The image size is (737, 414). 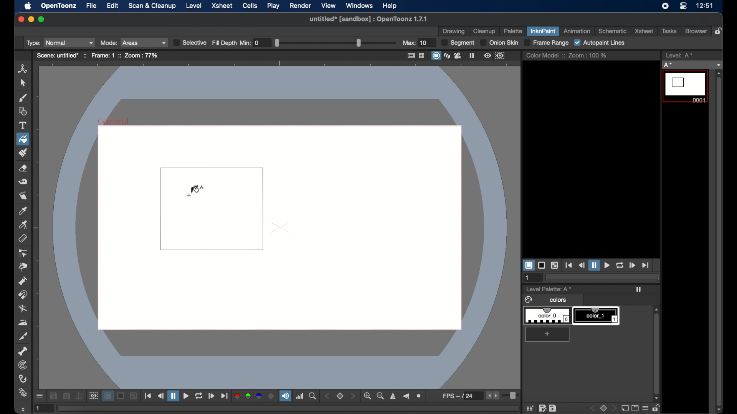 What do you see at coordinates (691, 65) in the screenshot?
I see `no current level ` at bounding box center [691, 65].